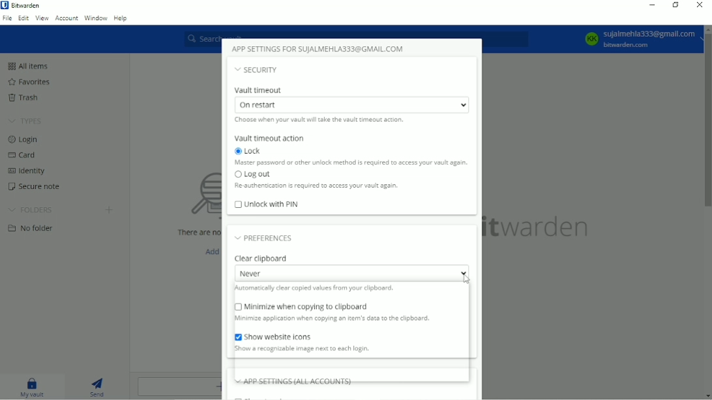 The image size is (712, 400). I want to click on Choose when your vault will take the vault timeout action., so click(321, 123).